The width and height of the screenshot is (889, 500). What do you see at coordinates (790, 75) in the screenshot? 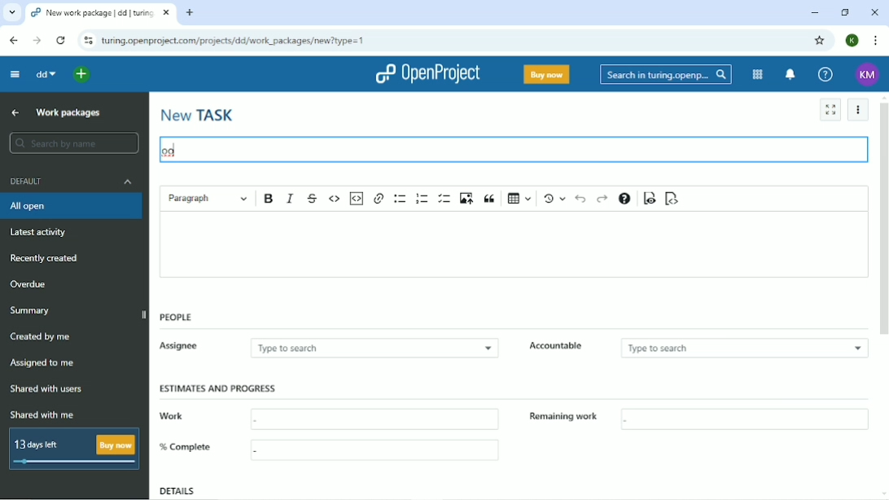
I see `To notification center` at bounding box center [790, 75].